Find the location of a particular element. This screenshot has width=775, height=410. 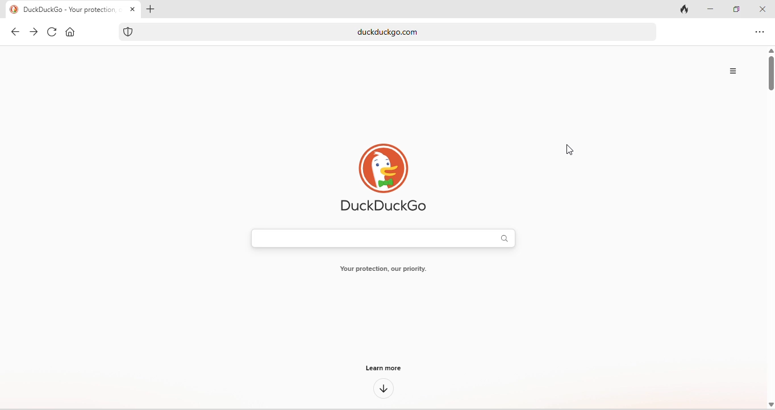

search bar is located at coordinates (386, 239).